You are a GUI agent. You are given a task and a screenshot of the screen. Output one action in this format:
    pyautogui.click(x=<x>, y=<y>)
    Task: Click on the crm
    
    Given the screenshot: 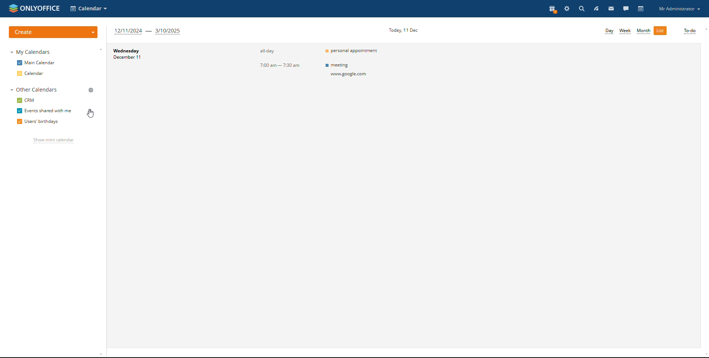 What is the action you would take?
    pyautogui.click(x=27, y=100)
    